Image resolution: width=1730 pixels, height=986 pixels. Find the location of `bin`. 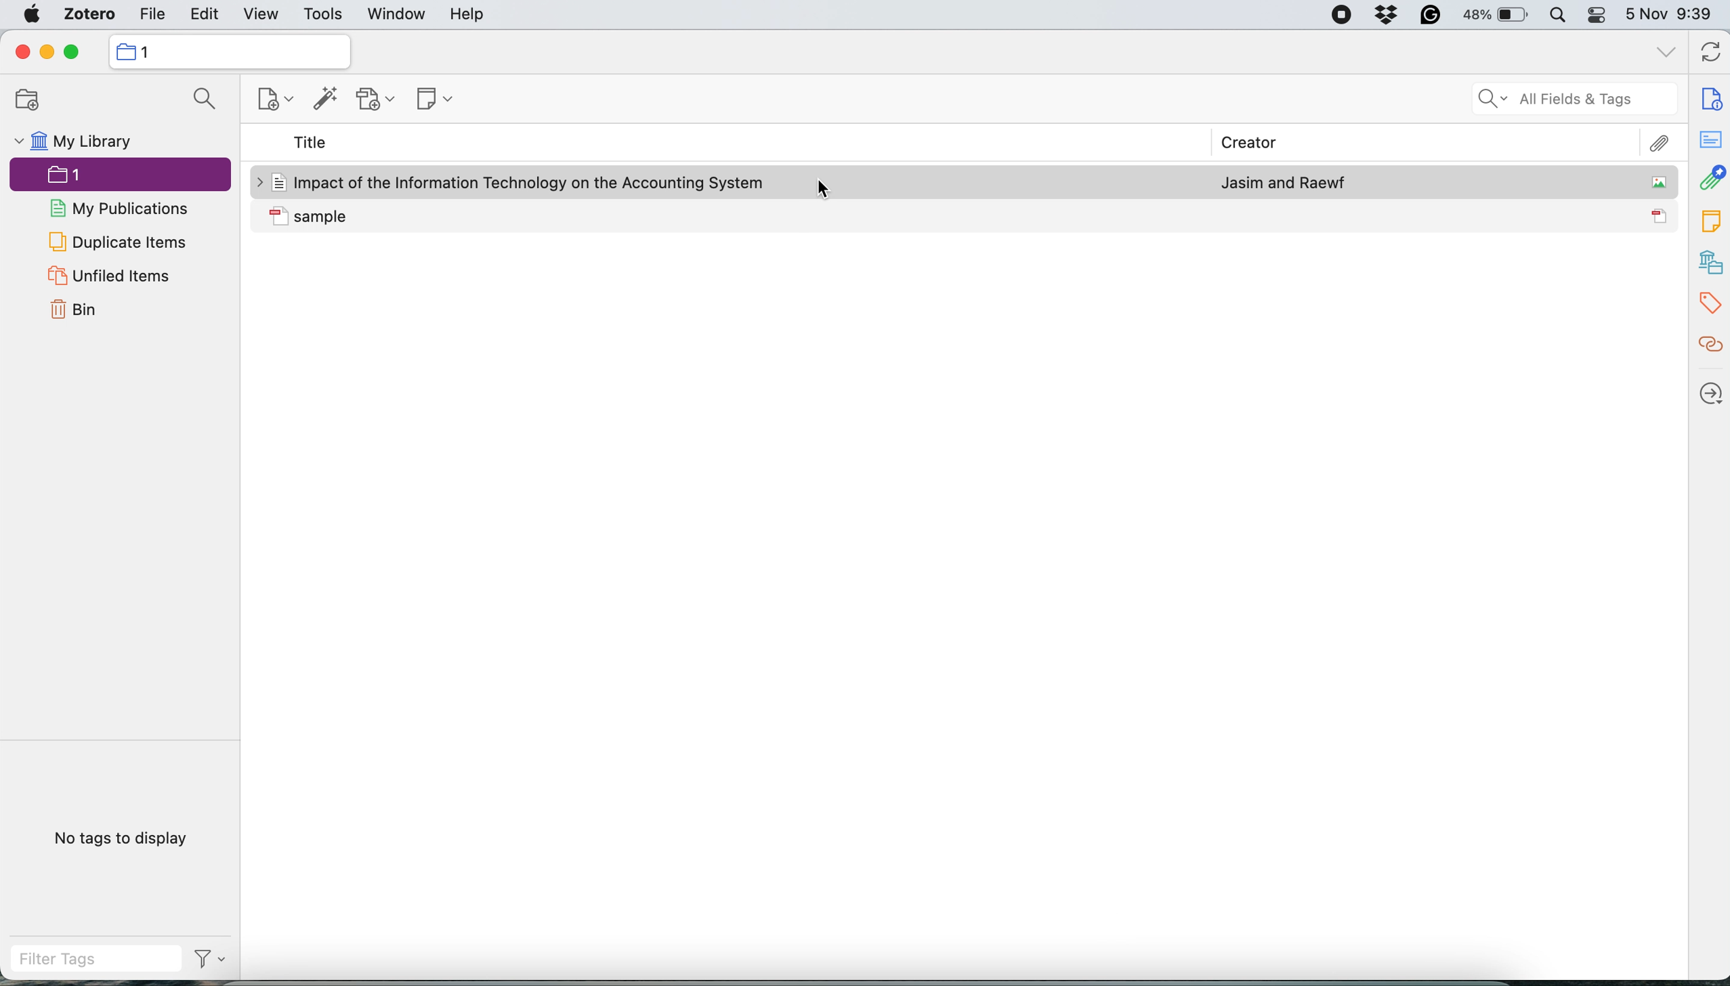

bin is located at coordinates (75, 309).